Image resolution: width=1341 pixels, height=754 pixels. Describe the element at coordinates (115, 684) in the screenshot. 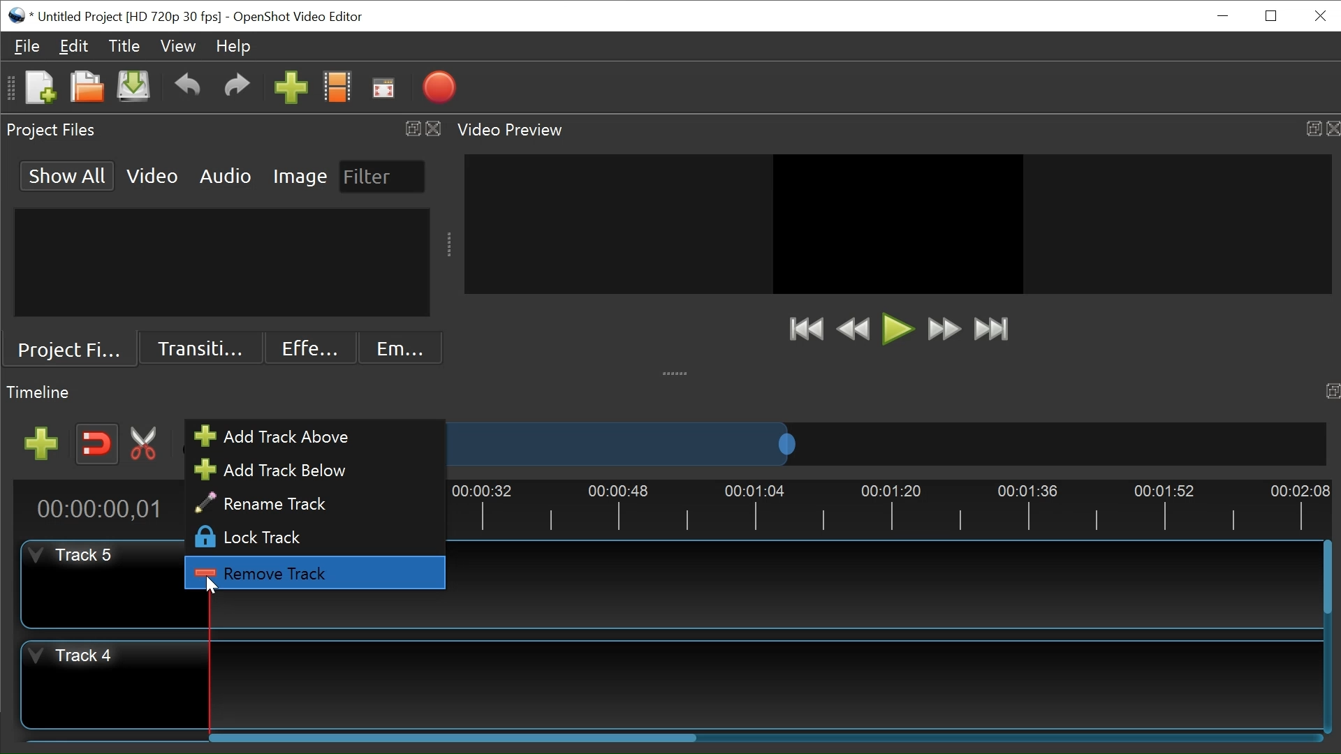

I see `Track Header` at that location.